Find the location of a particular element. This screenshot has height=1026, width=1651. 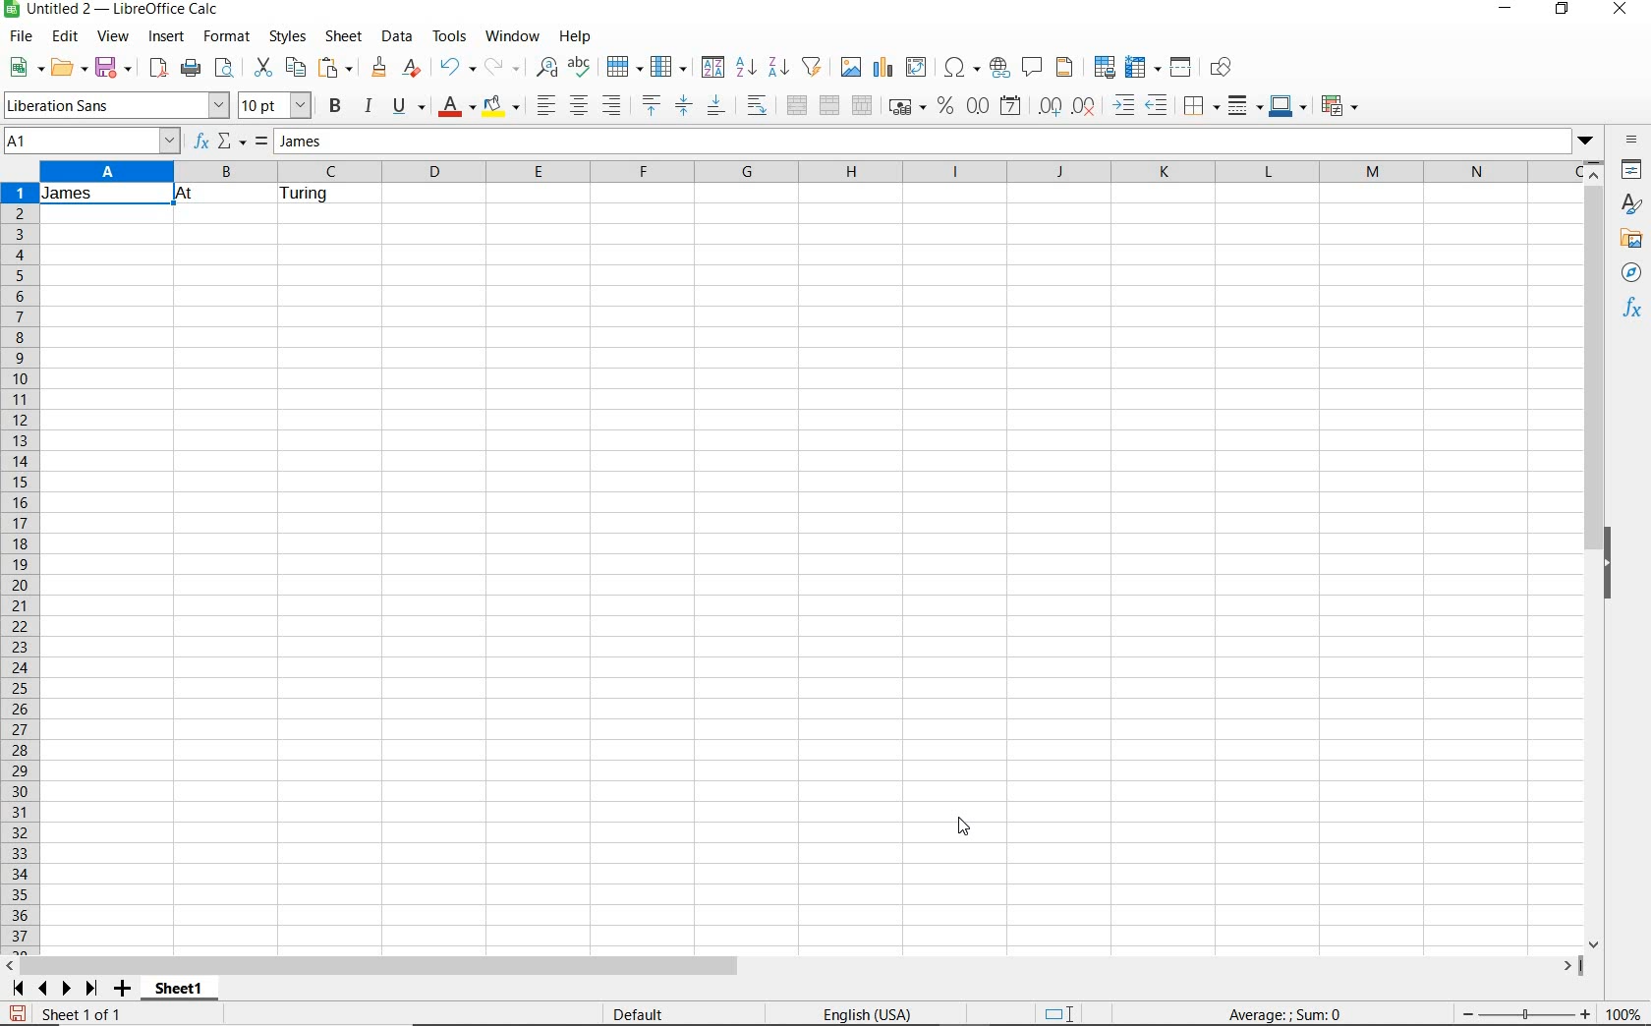

minimize is located at coordinates (1505, 11).